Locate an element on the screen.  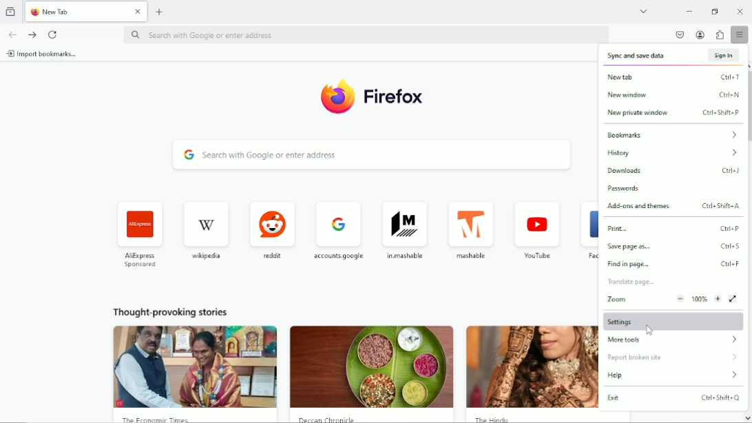
go back is located at coordinates (13, 34).